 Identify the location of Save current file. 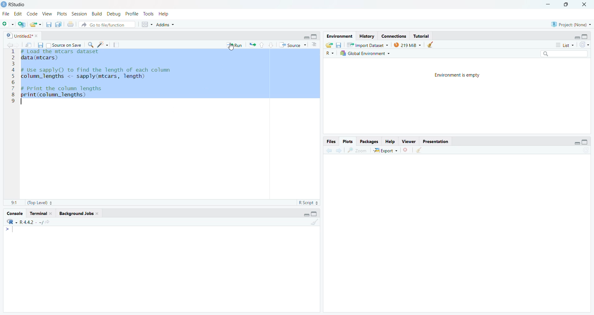
(49, 24).